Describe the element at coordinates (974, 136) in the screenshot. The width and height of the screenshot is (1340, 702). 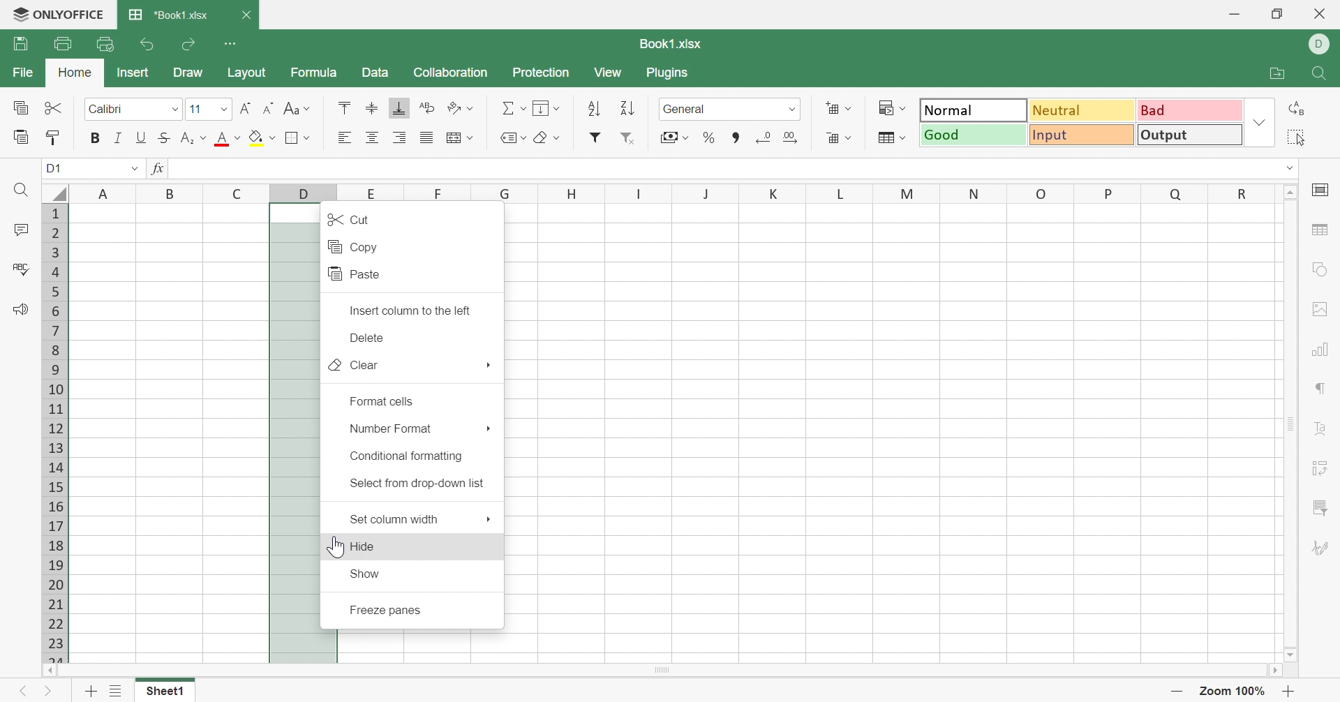
I see `Good` at that location.